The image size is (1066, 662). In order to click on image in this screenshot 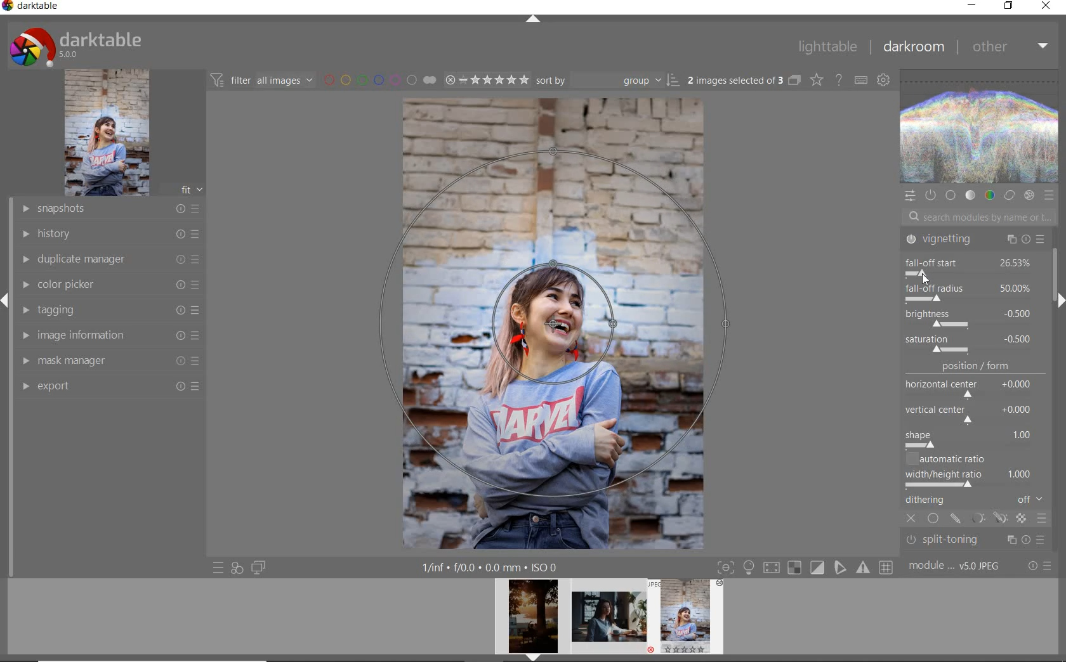, I will do `click(107, 133)`.